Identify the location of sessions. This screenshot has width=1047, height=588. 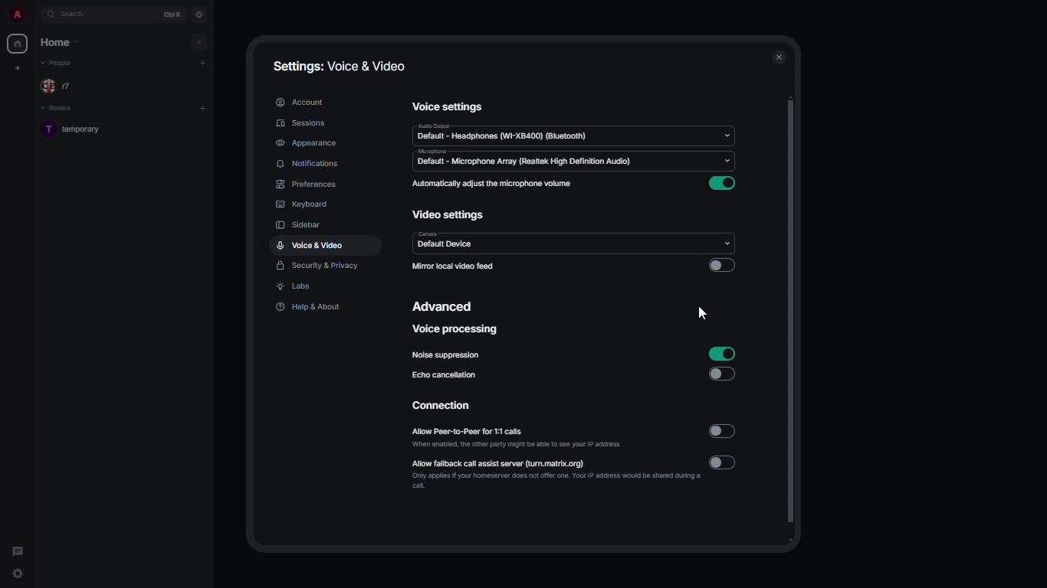
(305, 124).